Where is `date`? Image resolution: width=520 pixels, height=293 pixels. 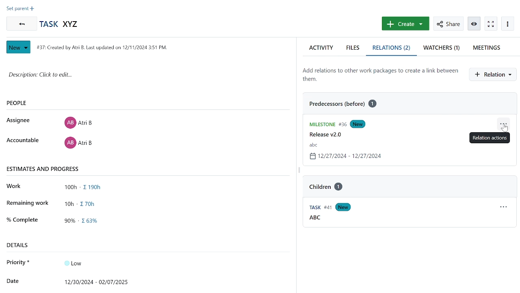 date is located at coordinates (99, 281).